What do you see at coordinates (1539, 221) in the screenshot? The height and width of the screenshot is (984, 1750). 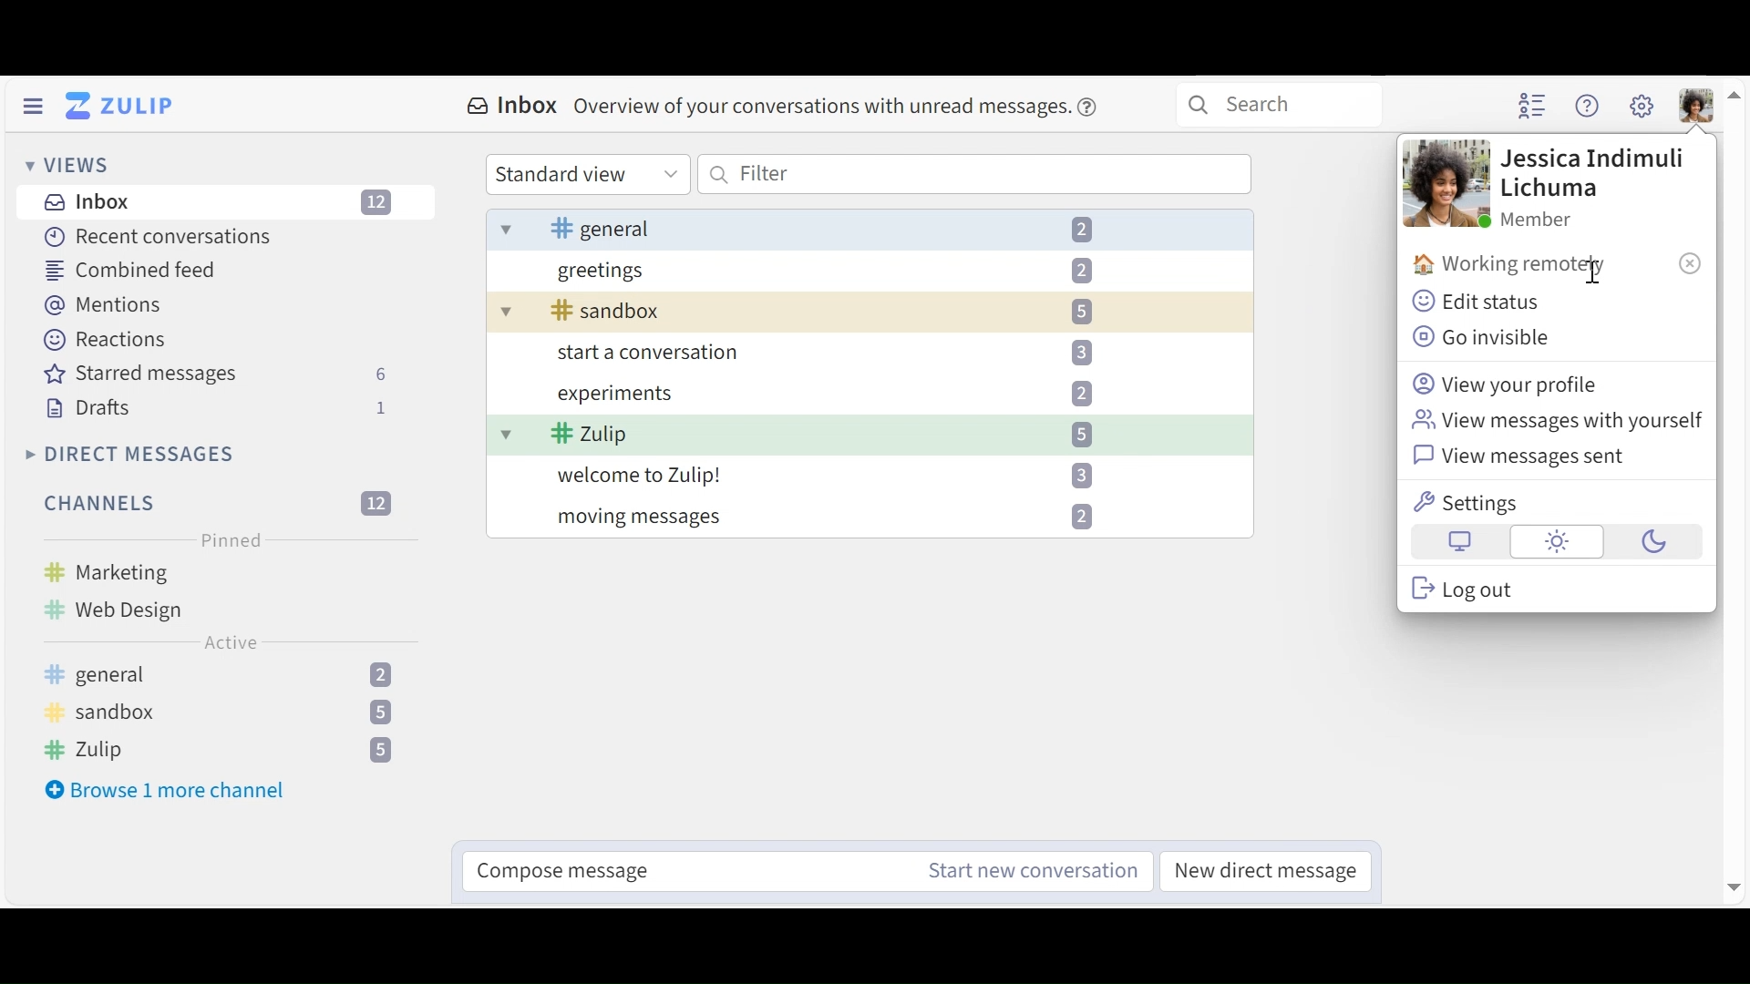 I see `Role` at bounding box center [1539, 221].